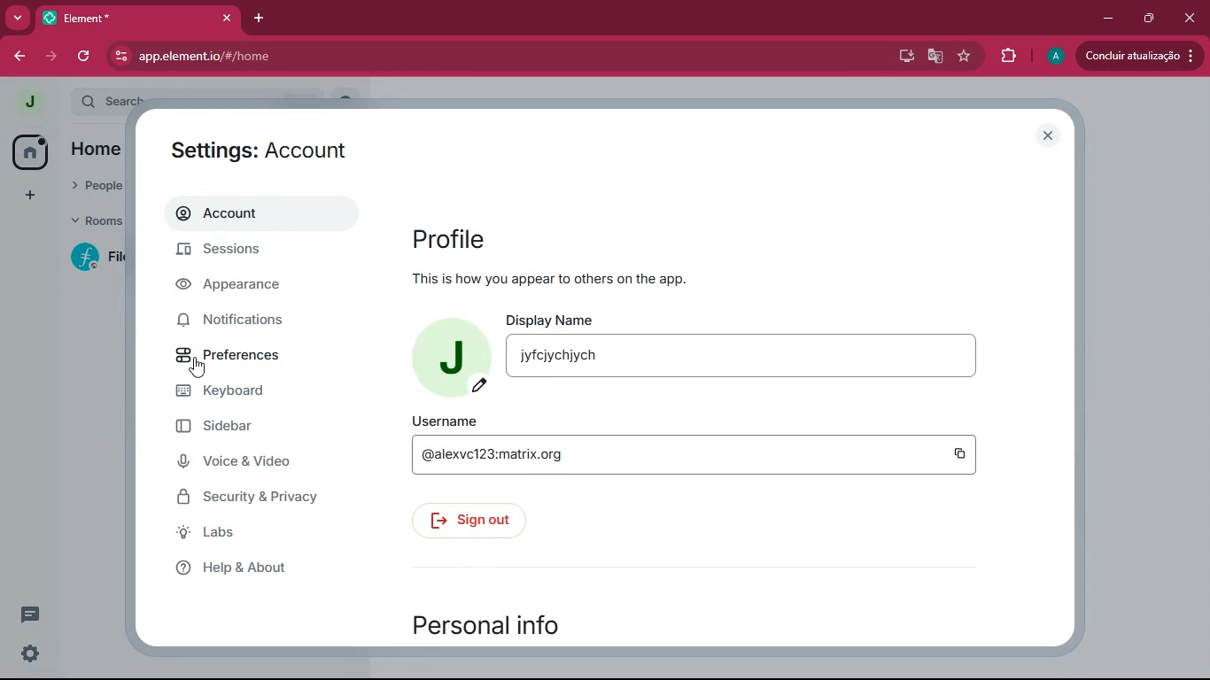  I want to click on add tab, so click(259, 19).